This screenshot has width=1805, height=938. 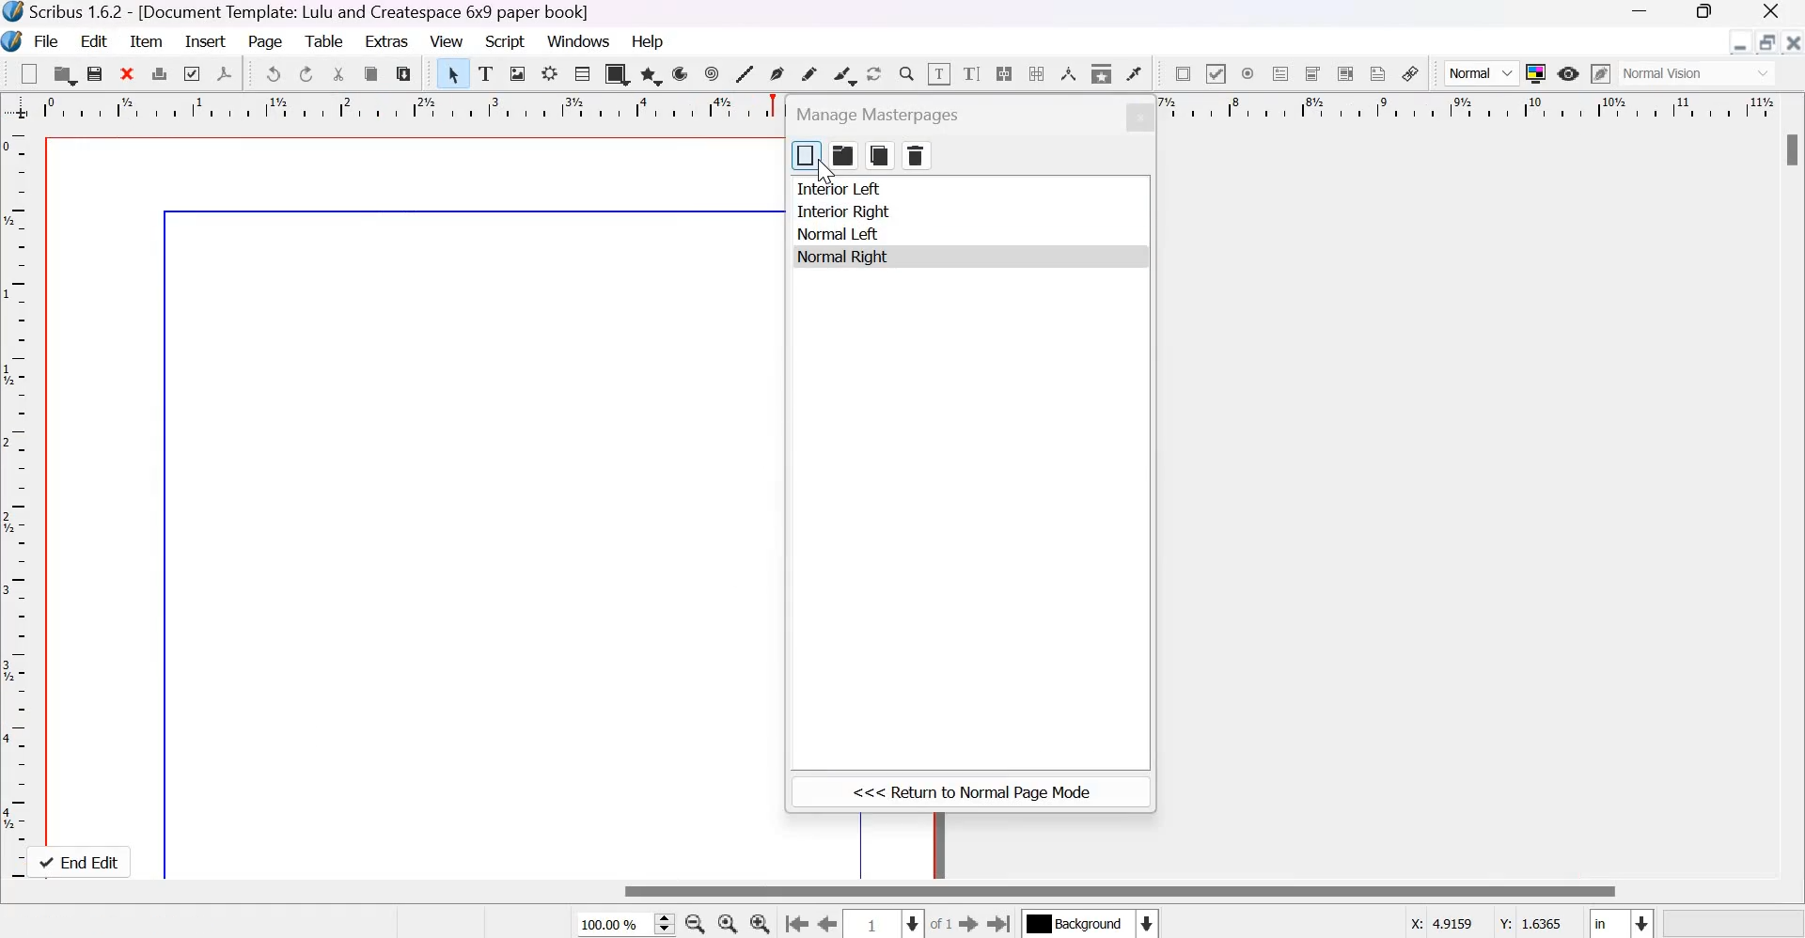 What do you see at coordinates (622, 925) in the screenshot?
I see `current zoom level` at bounding box center [622, 925].